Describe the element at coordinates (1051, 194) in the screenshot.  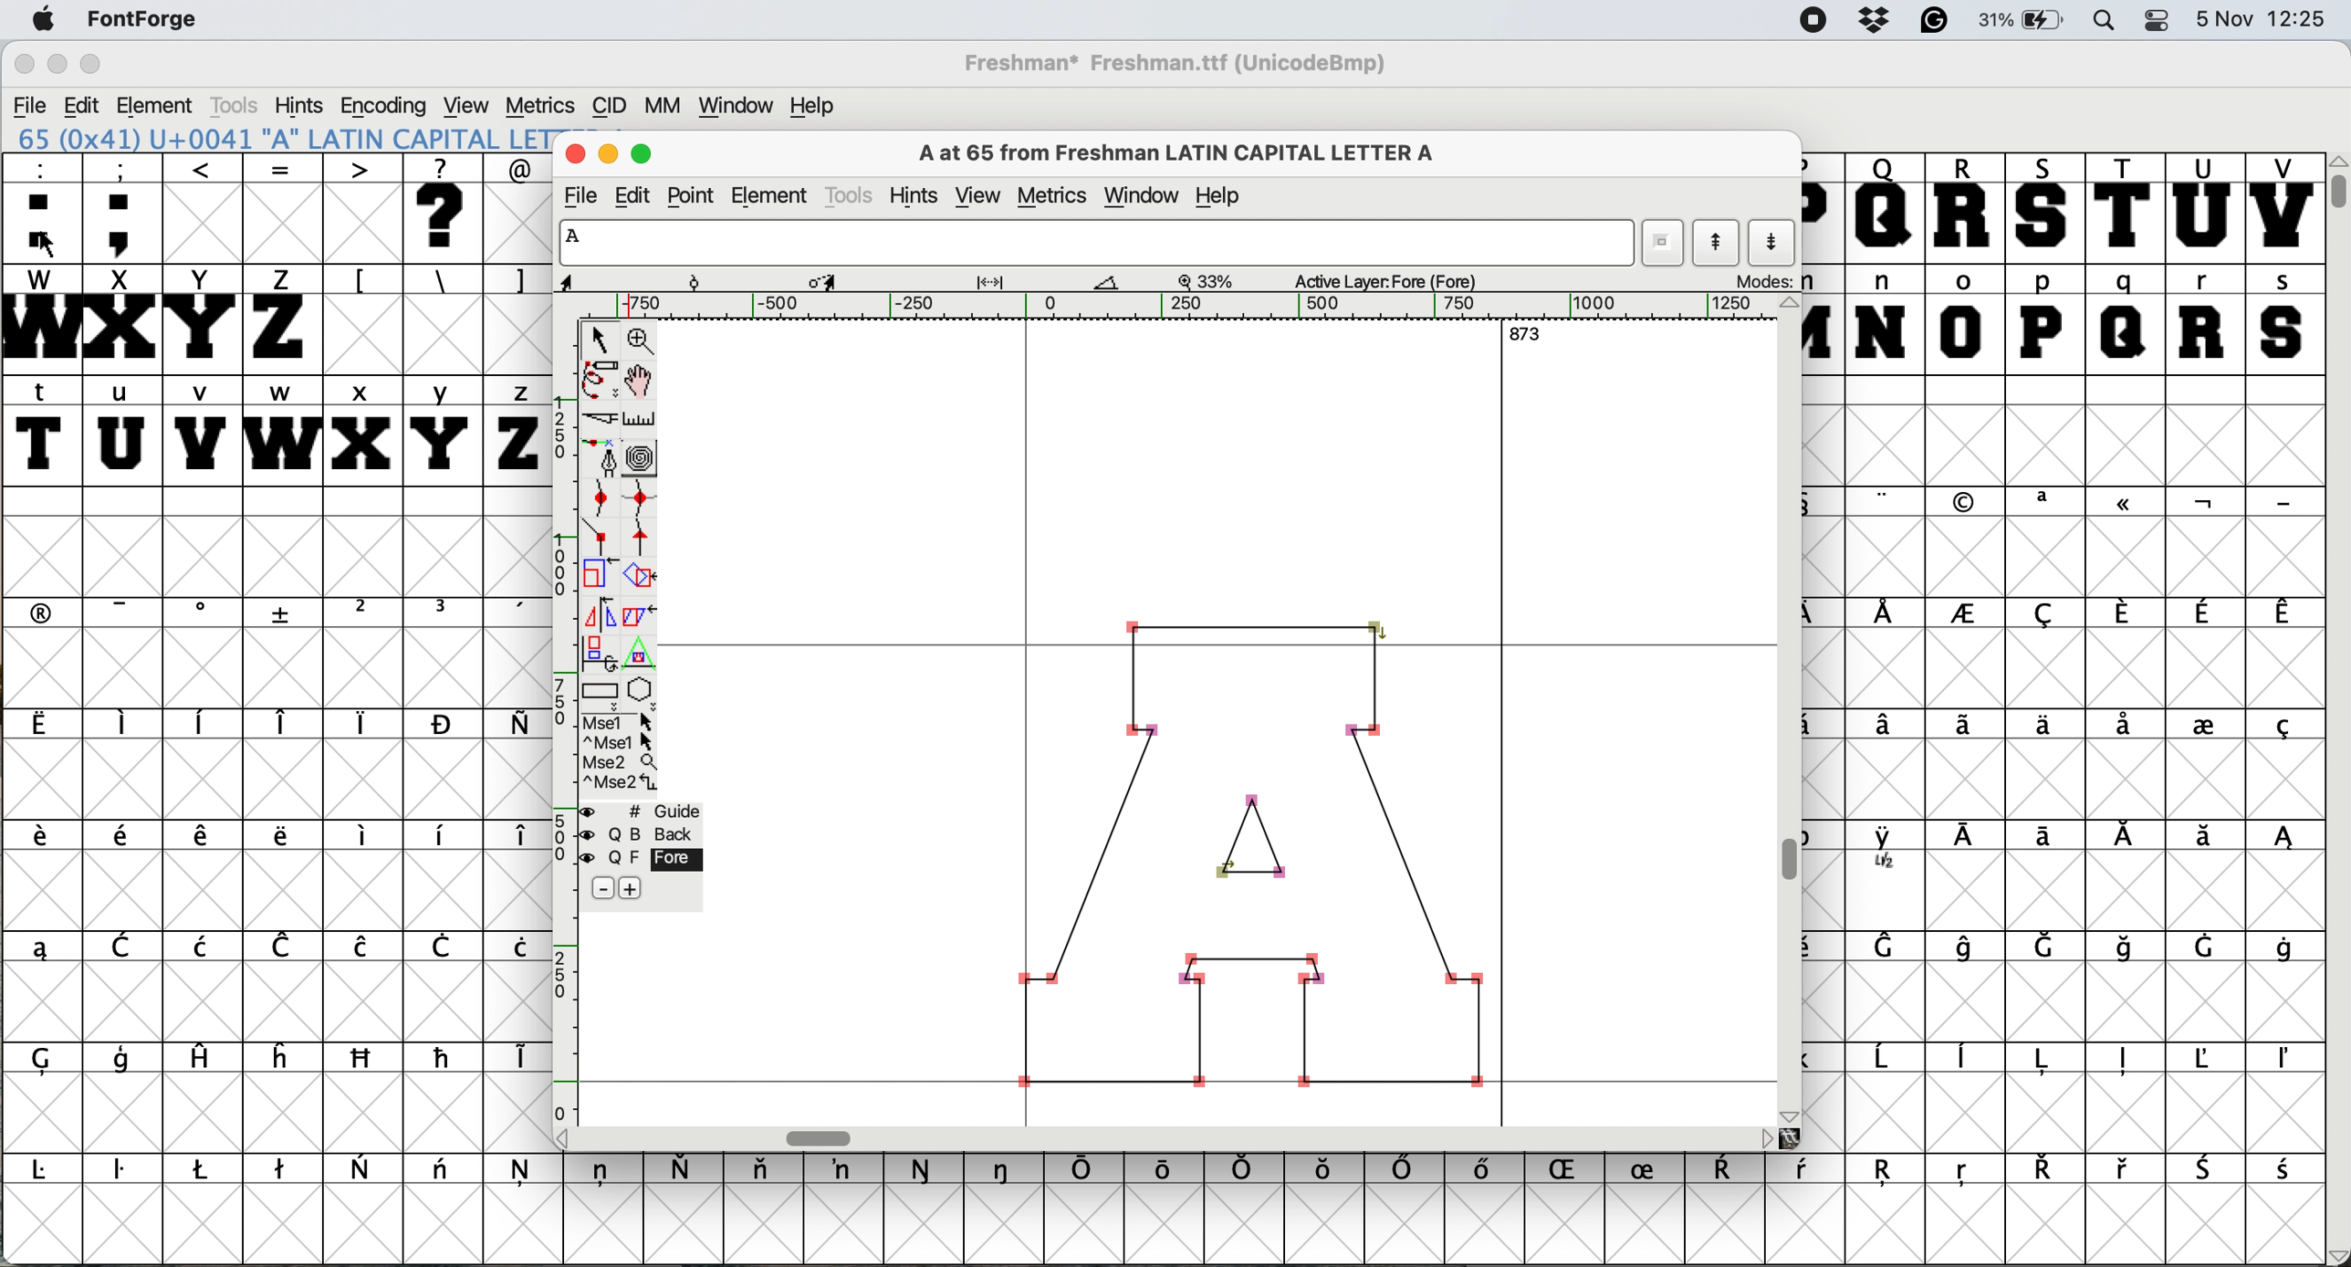
I see `metrics` at that location.